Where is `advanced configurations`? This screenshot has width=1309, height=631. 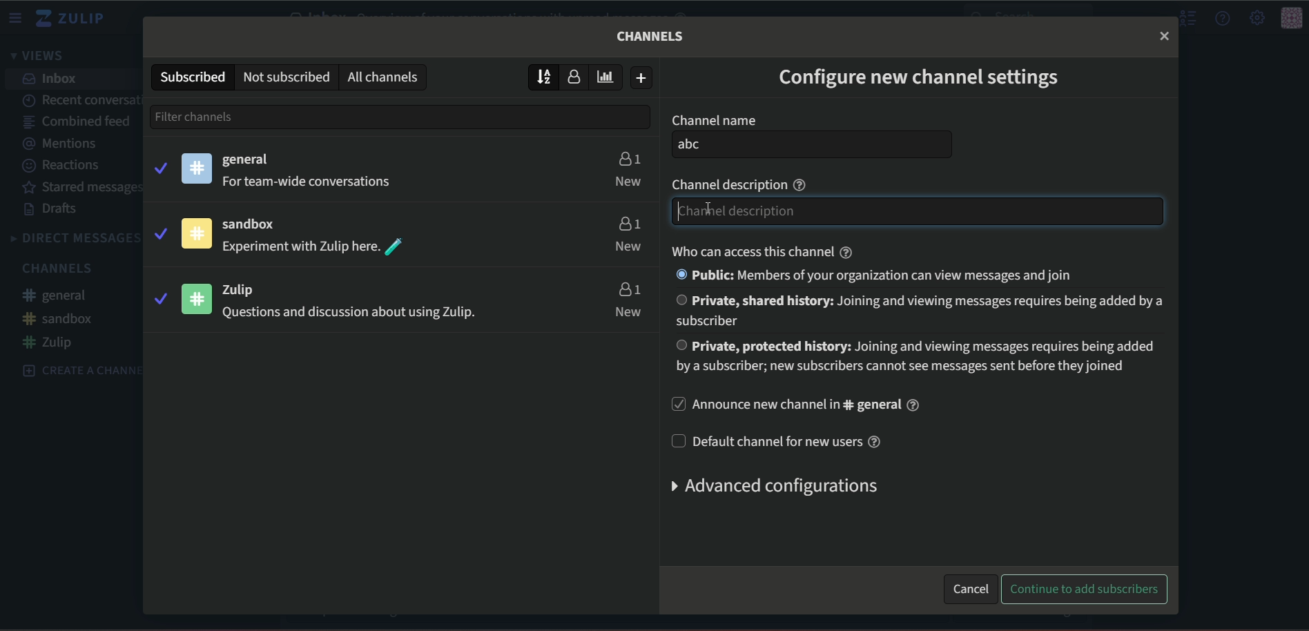
advanced configurations is located at coordinates (770, 486).